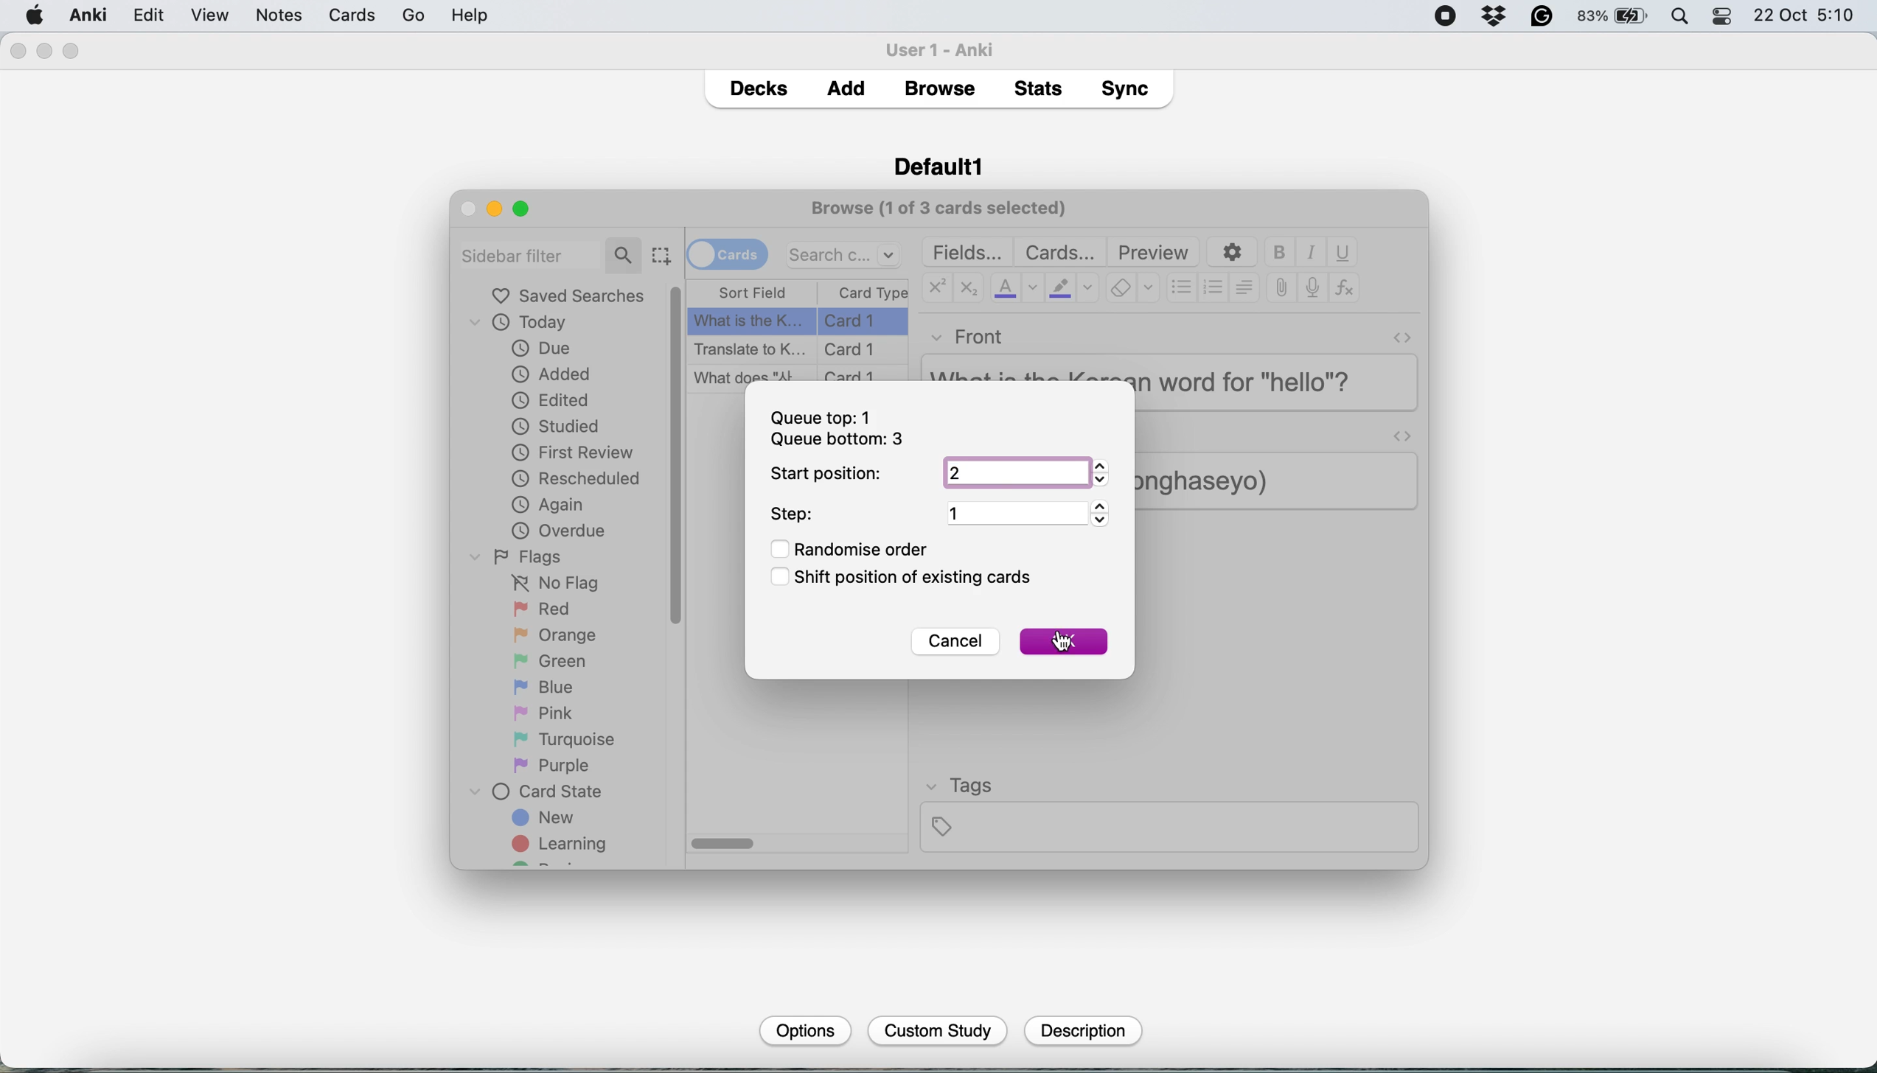 The height and width of the screenshot is (1073, 1877). Describe the element at coordinates (1805, 16) in the screenshot. I see `22 Oct 5:10` at that location.